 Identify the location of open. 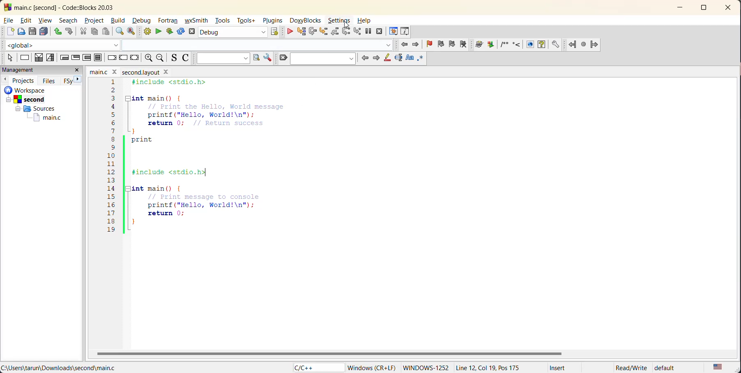
(21, 32).